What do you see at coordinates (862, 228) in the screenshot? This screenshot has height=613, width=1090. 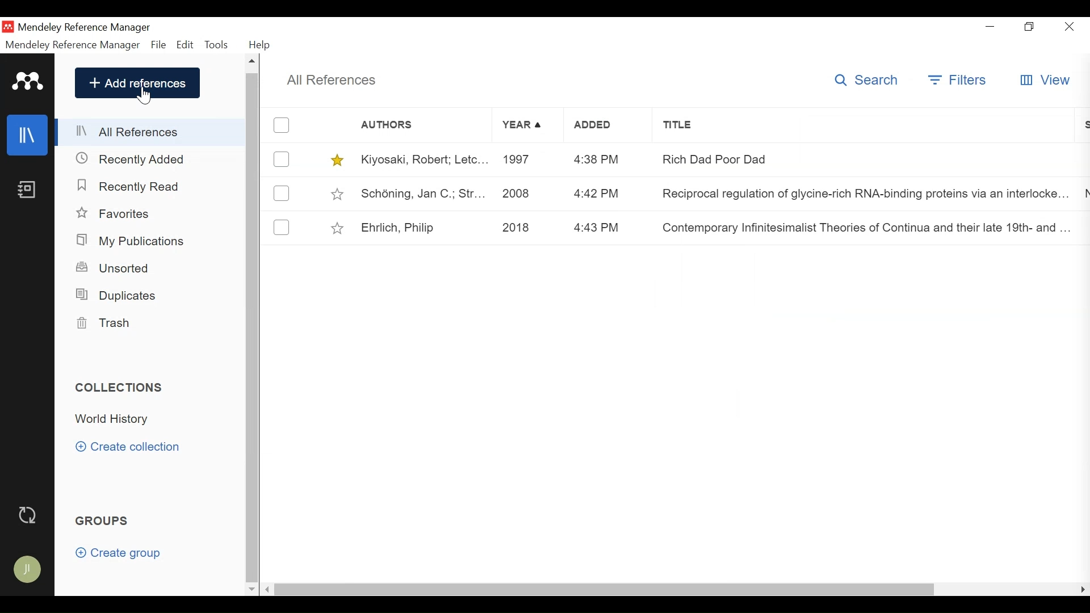 I see `Contemporary Infinitesimalist theories of continua and their late 19th and...` at bounding box center [862, 228].